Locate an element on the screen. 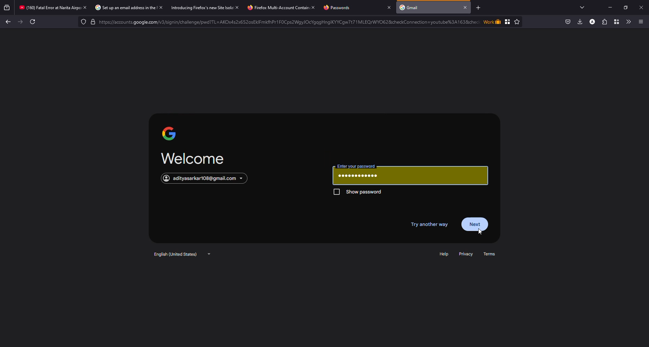 Image resolution: width=649 pixels, height=347 pixels. privacy is located at coordinates (466, 256).